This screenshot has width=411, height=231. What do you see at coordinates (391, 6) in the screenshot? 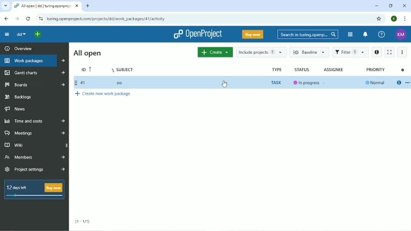
I see `Restore down` at bounding box center [391, 6].